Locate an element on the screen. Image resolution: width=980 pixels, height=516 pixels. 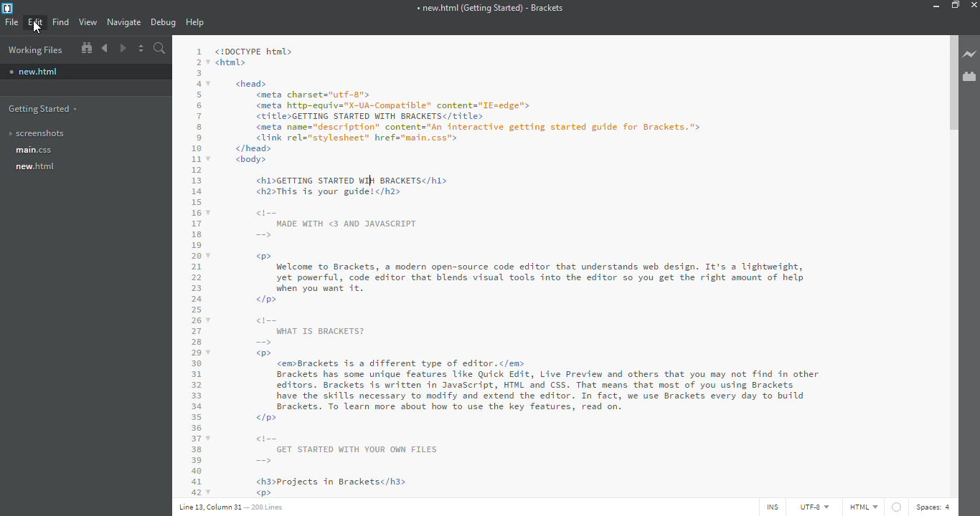
line 13, column 31- 208 lines is located at coordinates (233, 509).